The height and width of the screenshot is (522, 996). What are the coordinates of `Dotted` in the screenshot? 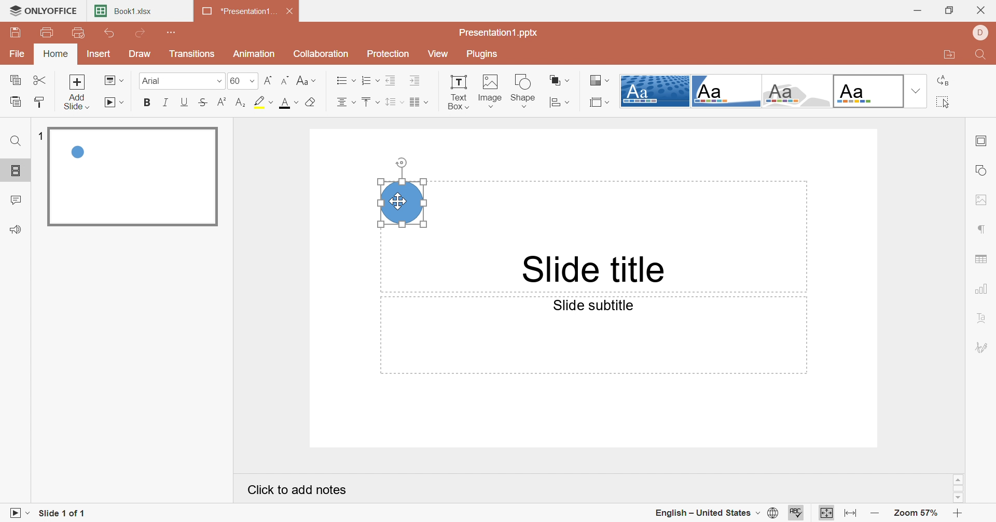 It's located at (654, 91).